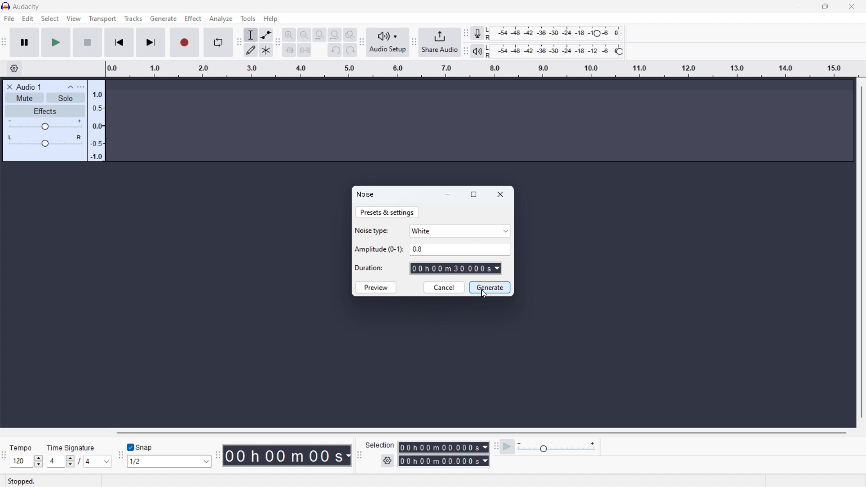 Image resolution: width=866 pixels, height=487 pixels. I want to click on minimize Audacity, so click(800, 7).